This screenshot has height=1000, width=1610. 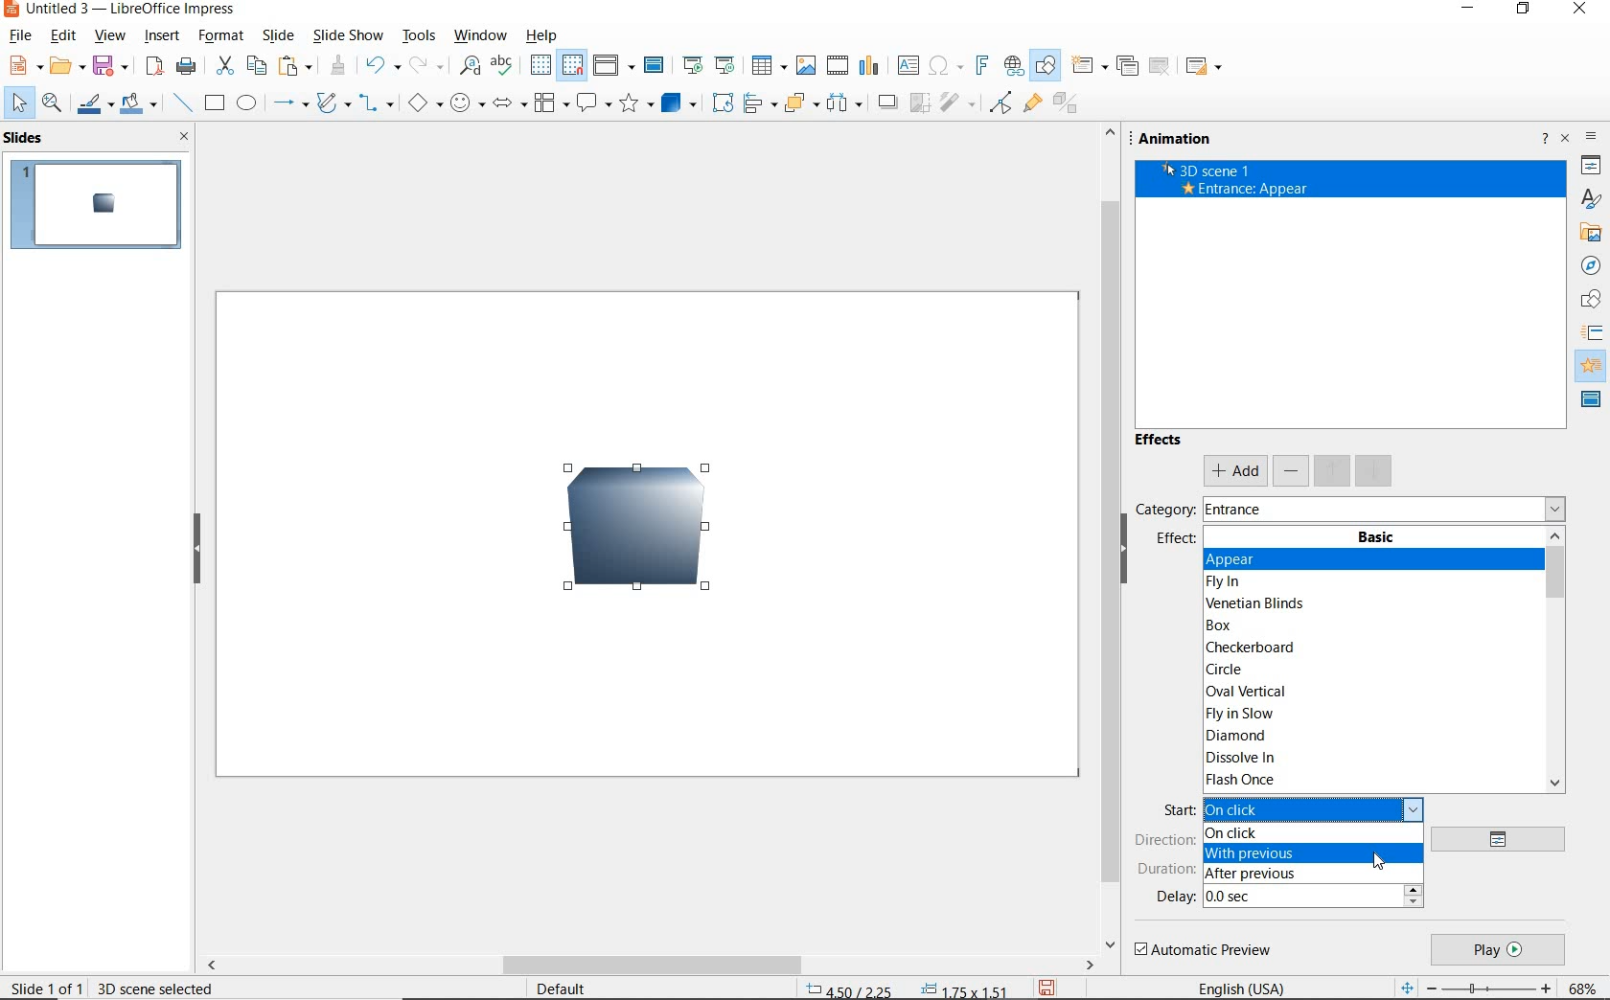 I want to click on OVAL VERTICAL, so click(x=1245, y=691).